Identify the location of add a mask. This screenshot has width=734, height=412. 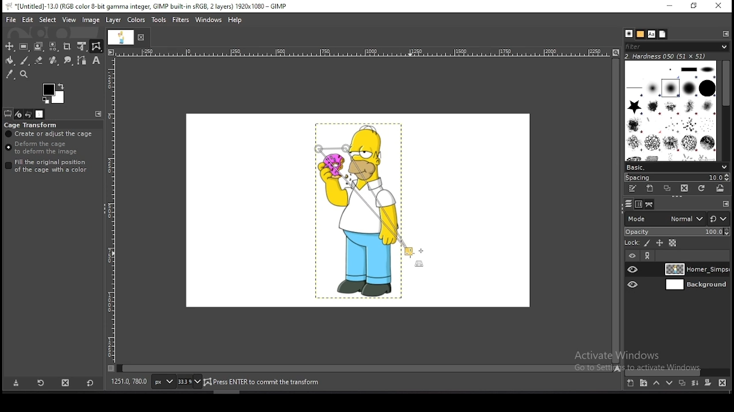
(706, 383).